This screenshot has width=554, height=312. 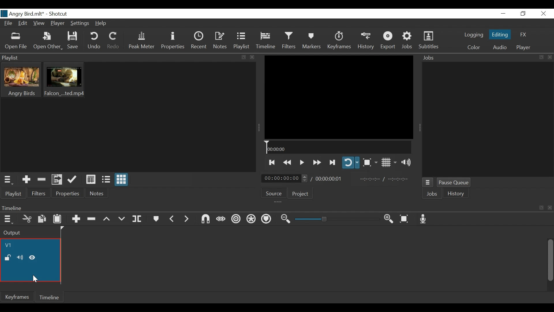 I want to click on Toggle play or pause, so click(x=302, y=163).